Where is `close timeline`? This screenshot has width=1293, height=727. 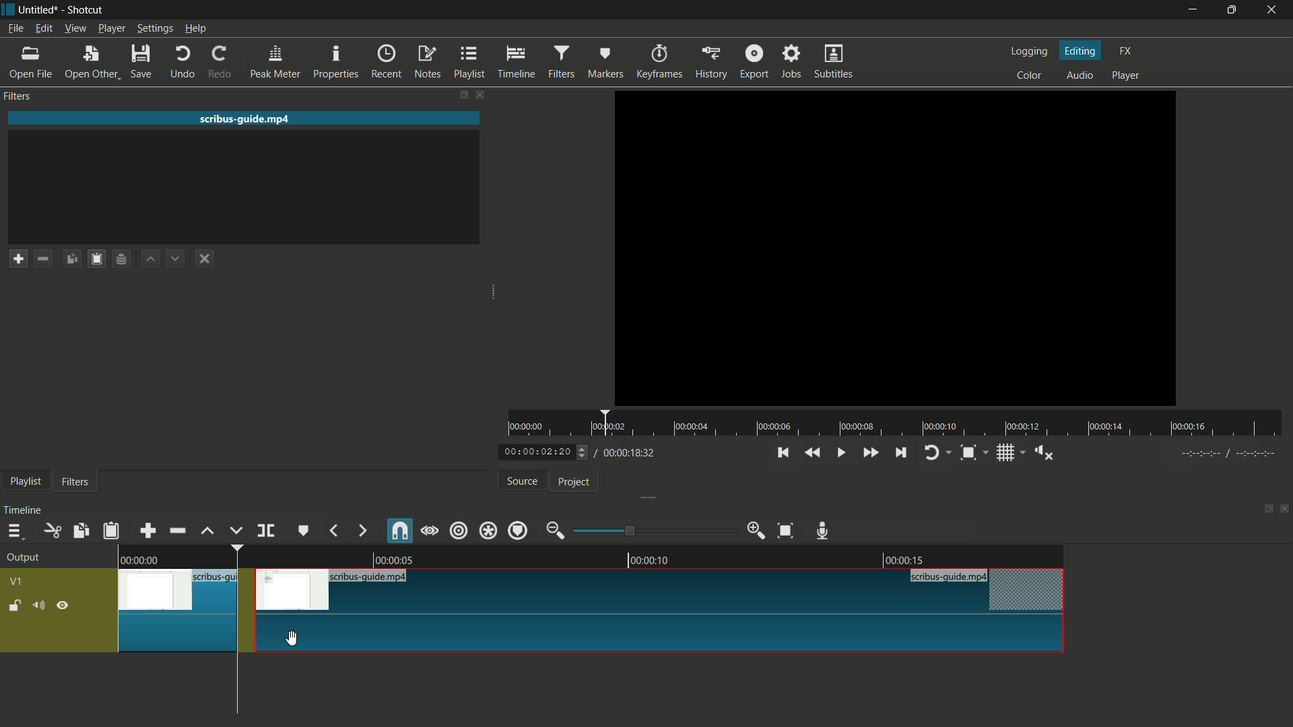
close timeline is located at coordinates (1285, 510).